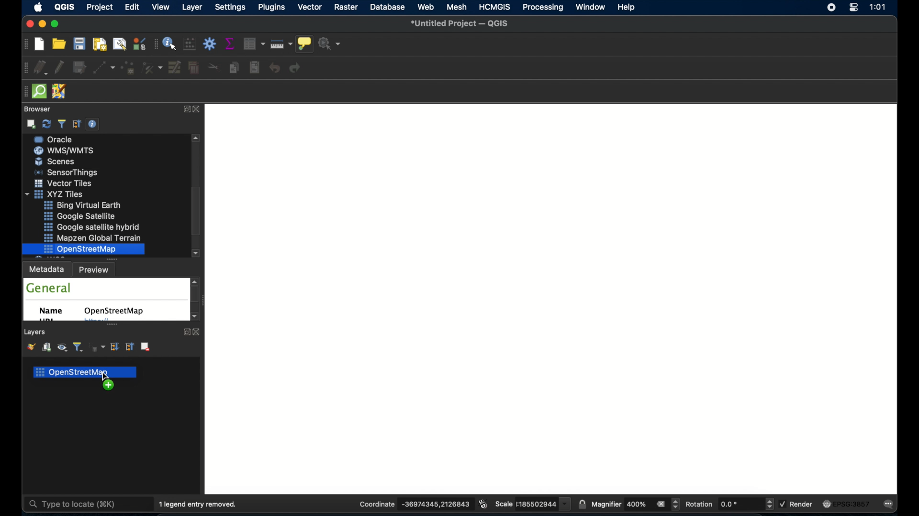 The image size is (919, 516). What do you see at coordinates (61, 124) in the screenshot?
I see `filter browser` at bounding box center [61, 124].